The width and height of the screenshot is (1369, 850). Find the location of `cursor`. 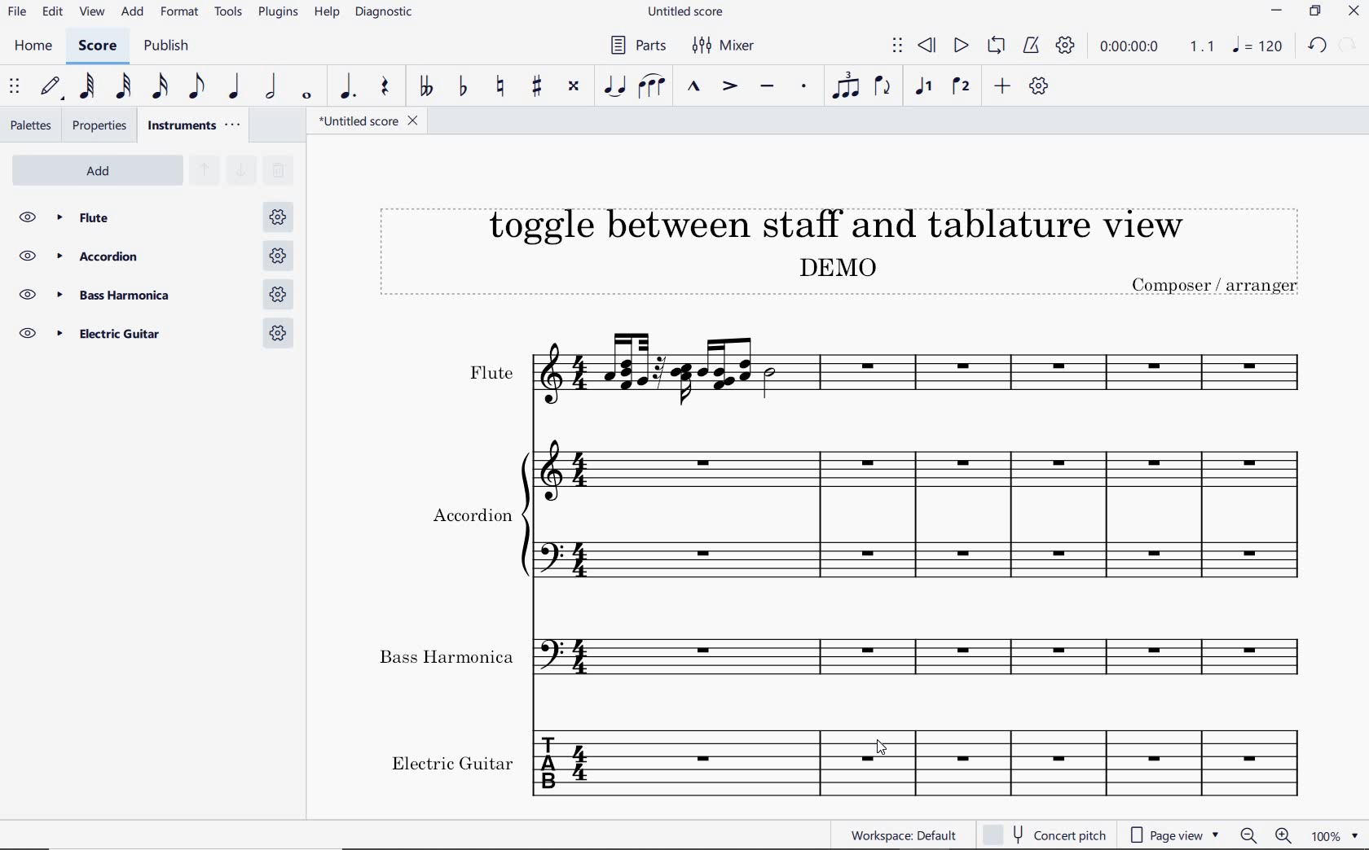

cursor is located at coordinates (58, 23).